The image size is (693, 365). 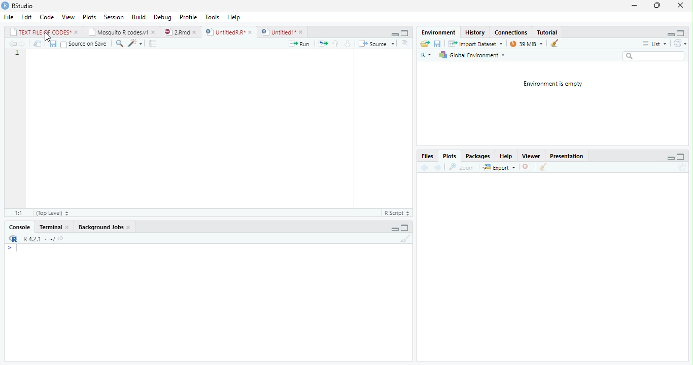 I want to click on Maximize, so click(x=406, y=227).